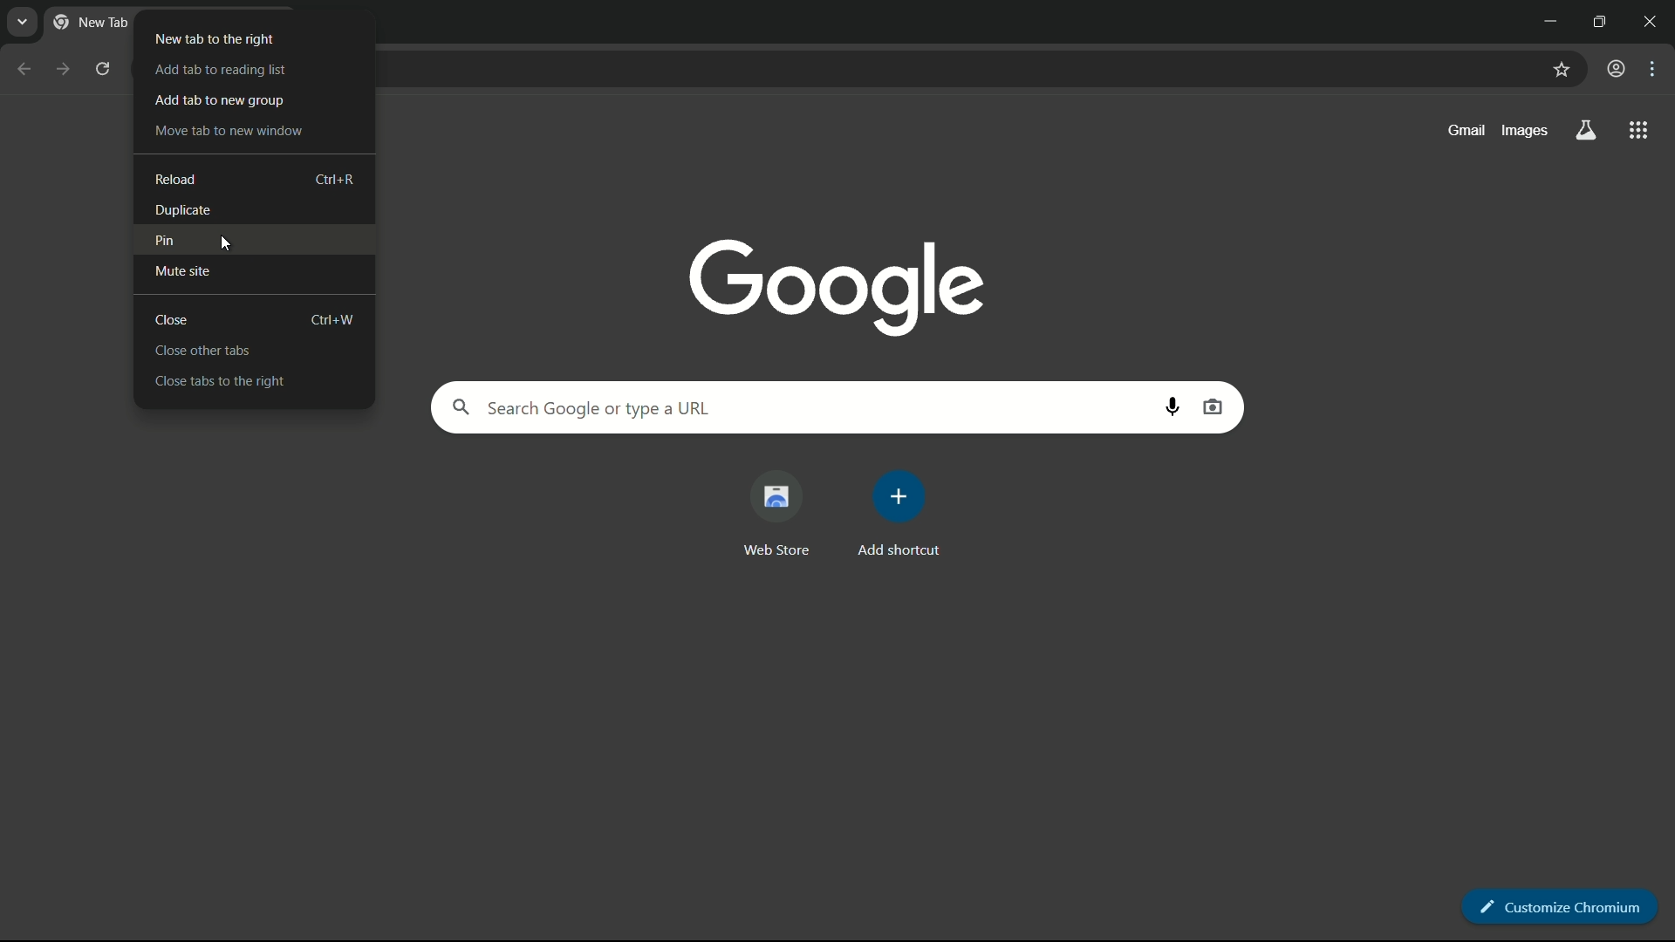 This screenshot has height=942, width=1675. I want to click on close other tabs, so click(203, 352).